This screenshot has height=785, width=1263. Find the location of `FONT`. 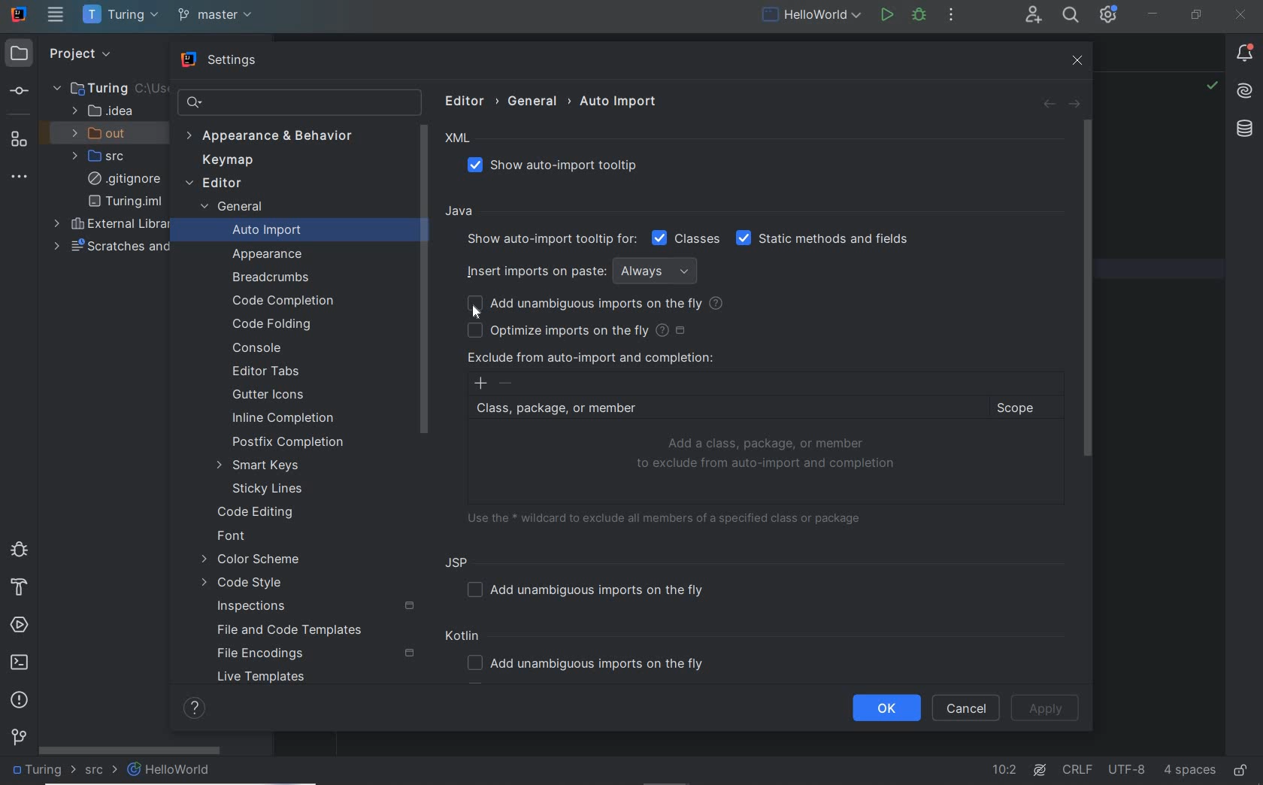

FONT is located at coordinates (232, 538).